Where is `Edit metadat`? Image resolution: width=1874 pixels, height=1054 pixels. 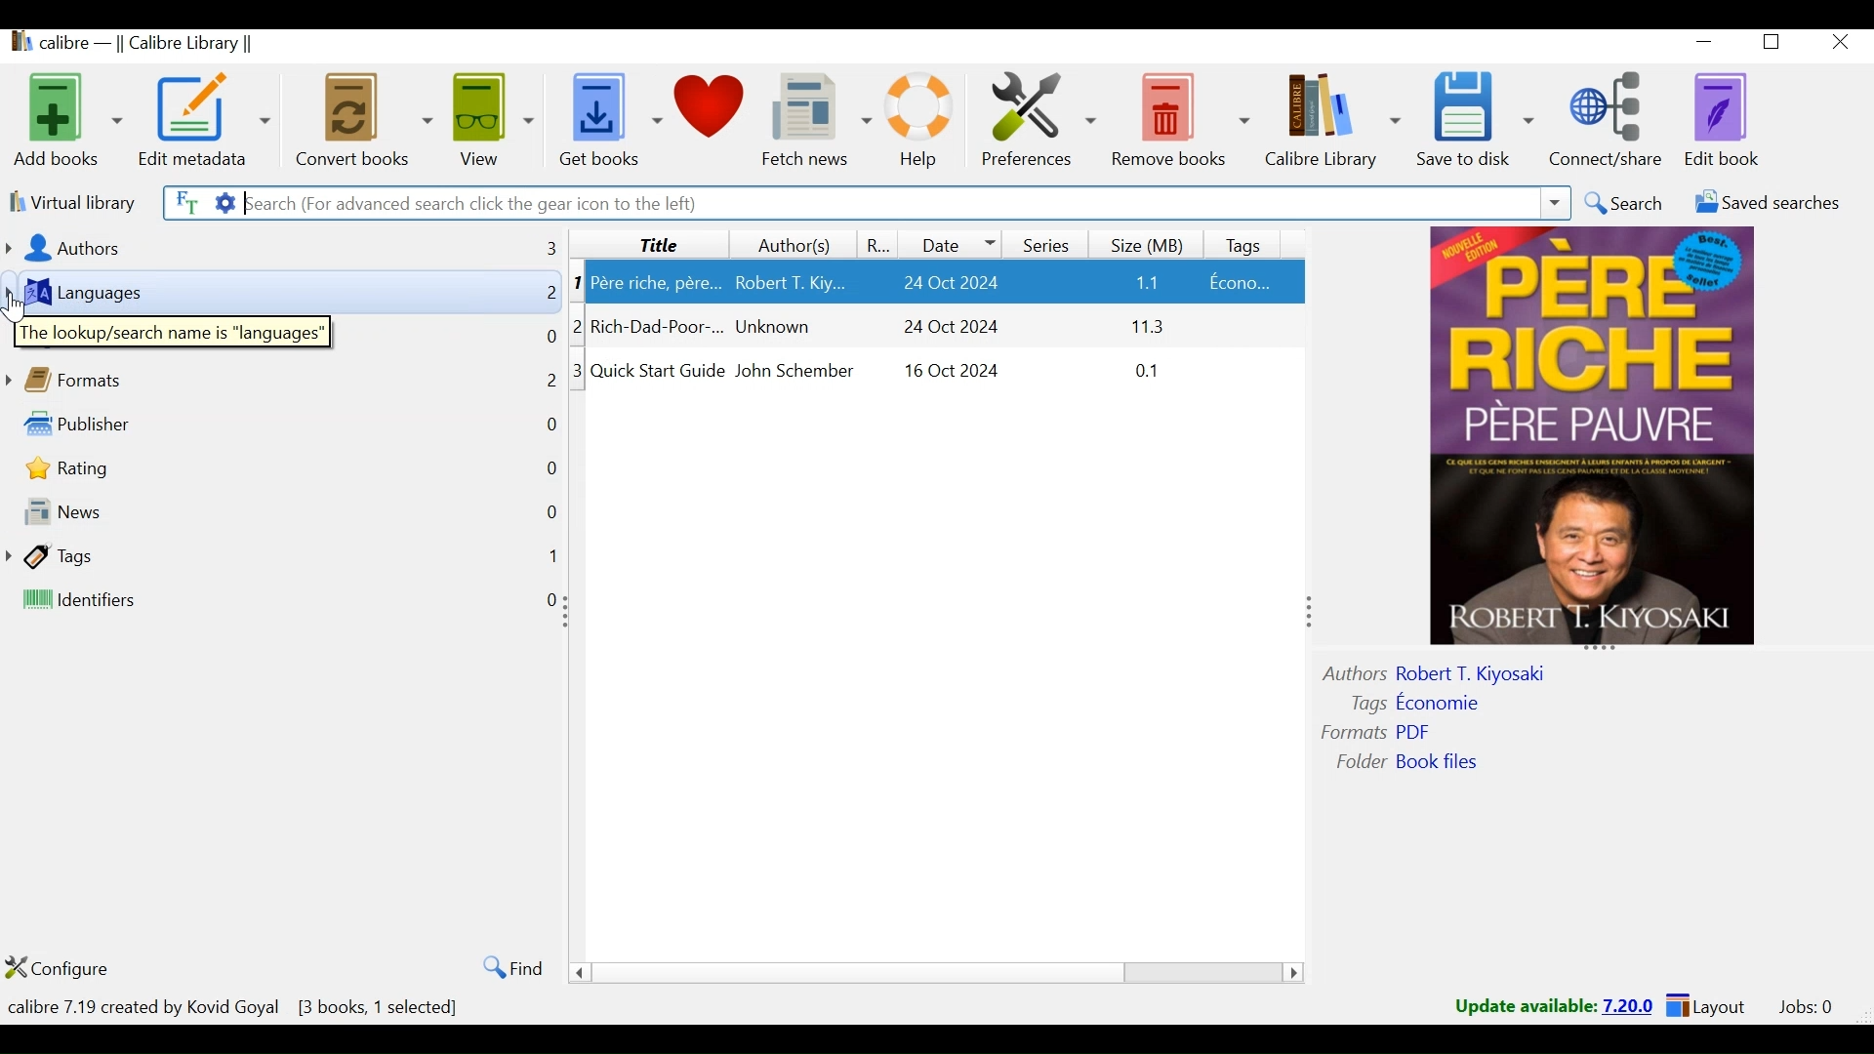
Edit metadat is located at coordinates (206, 120).